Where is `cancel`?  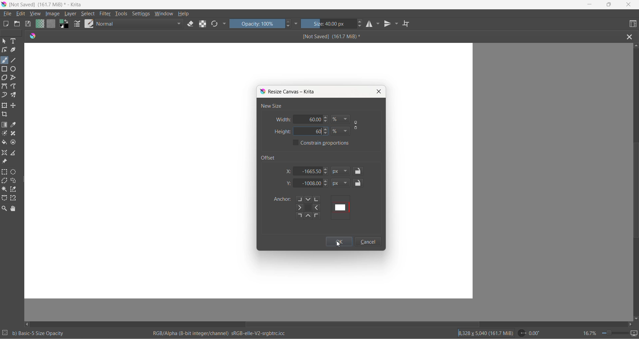
cancel is located at coordinates (368, 242).